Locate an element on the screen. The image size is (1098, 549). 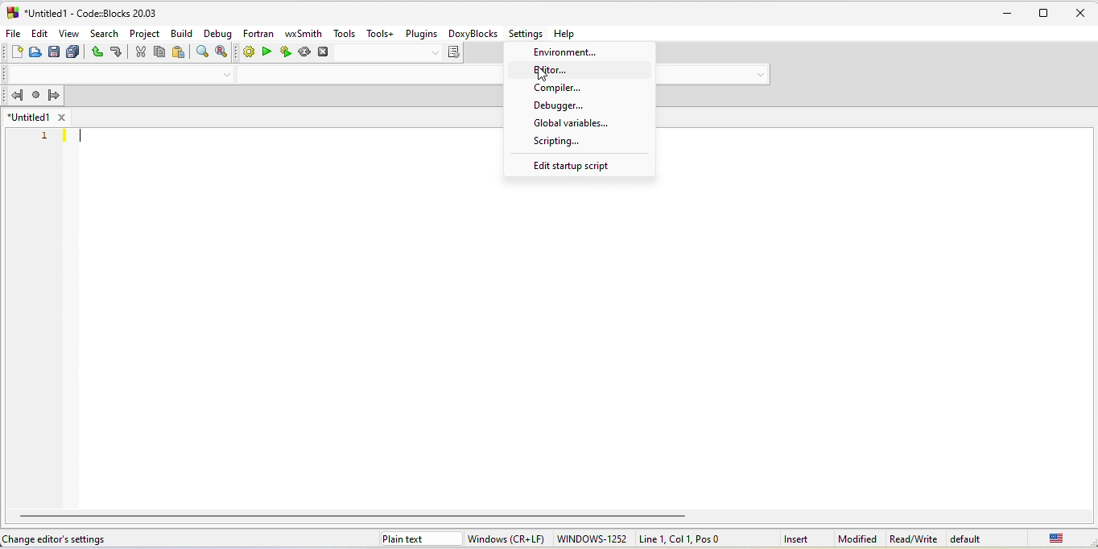
last jump is located at coordinates (36, 94).